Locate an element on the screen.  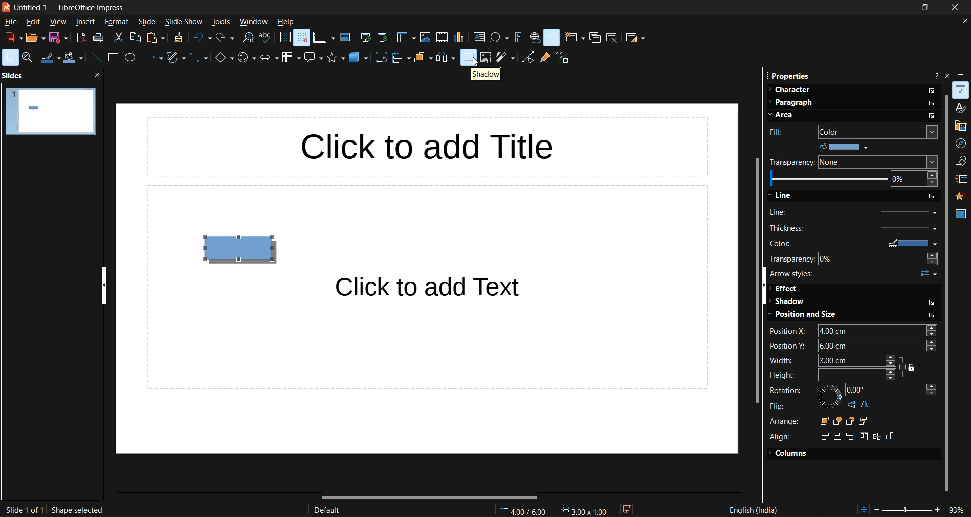
rotation is located at coordinates (783, 391).